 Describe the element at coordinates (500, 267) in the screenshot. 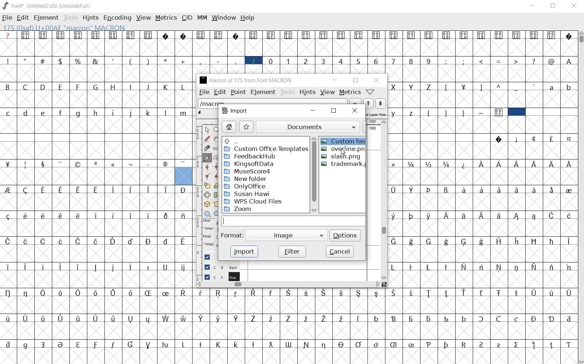

I see `Symbol` at that location.